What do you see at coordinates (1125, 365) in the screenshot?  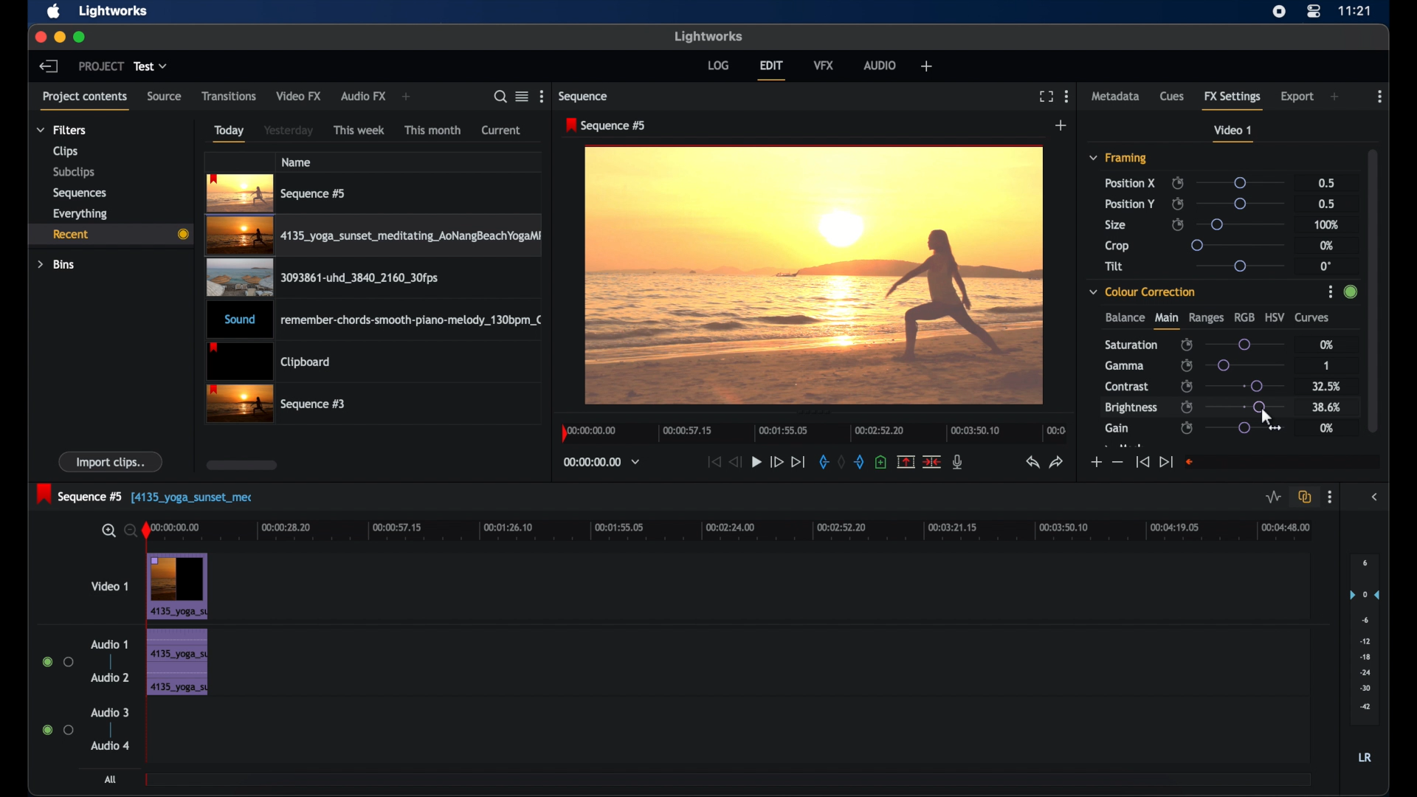 I see `gamma` at bounding box center [1125, 365].